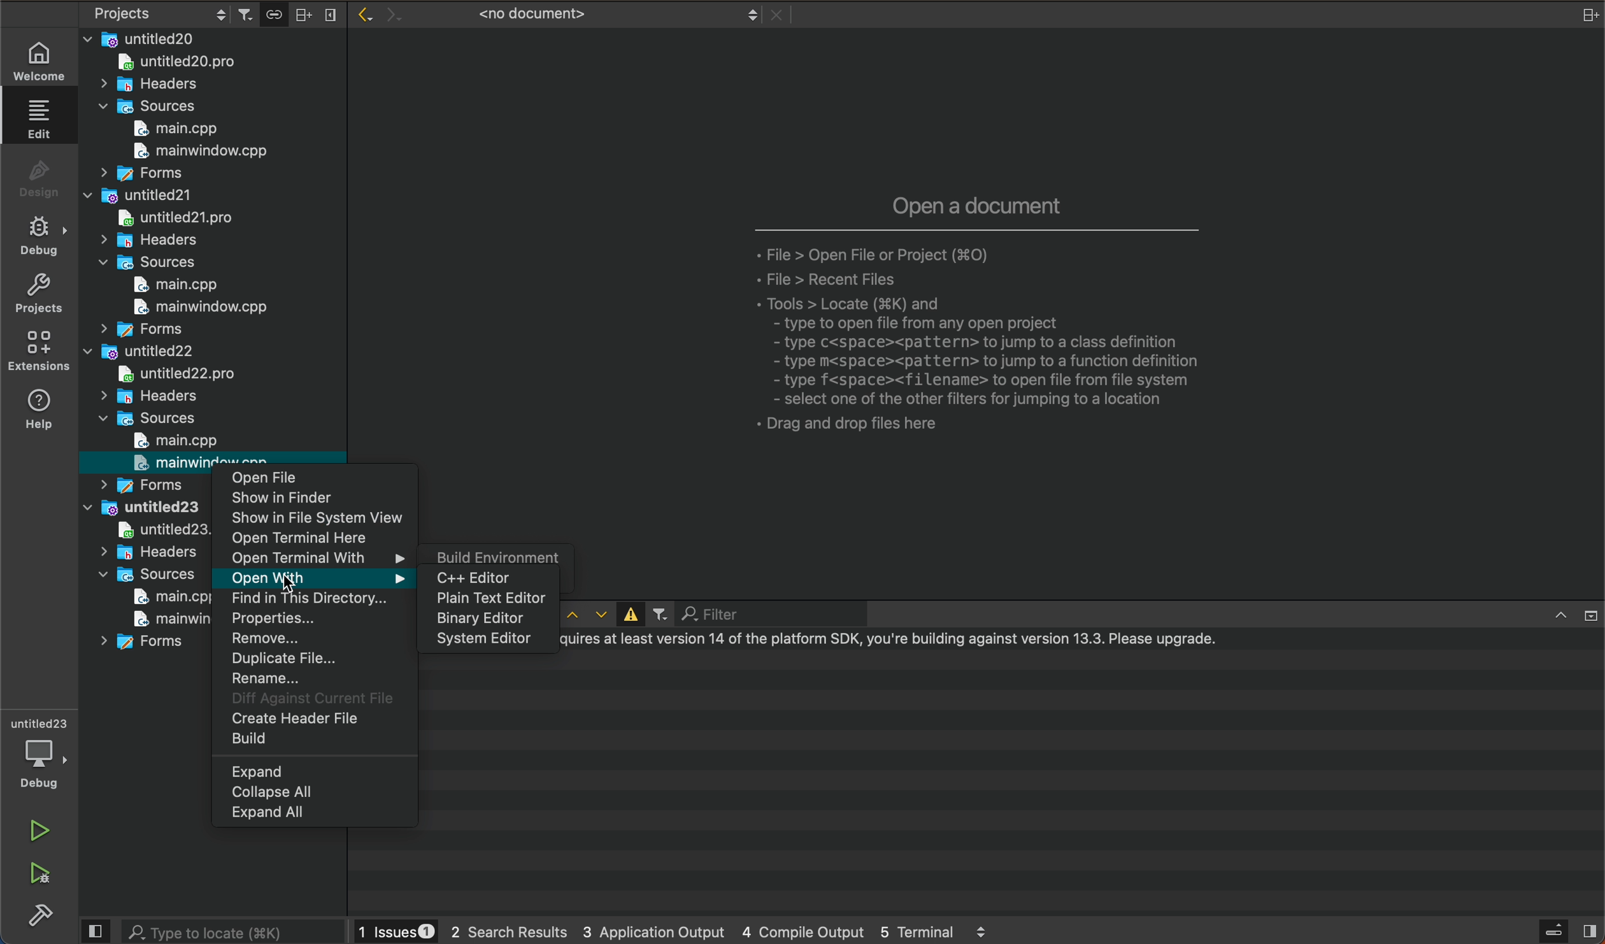 Image resolution: width=1605 pixels, height=944 pixels. What do you see at coordinates (153, 106) in the screenshot?
I see `sources` at bounding box center [153, 106].